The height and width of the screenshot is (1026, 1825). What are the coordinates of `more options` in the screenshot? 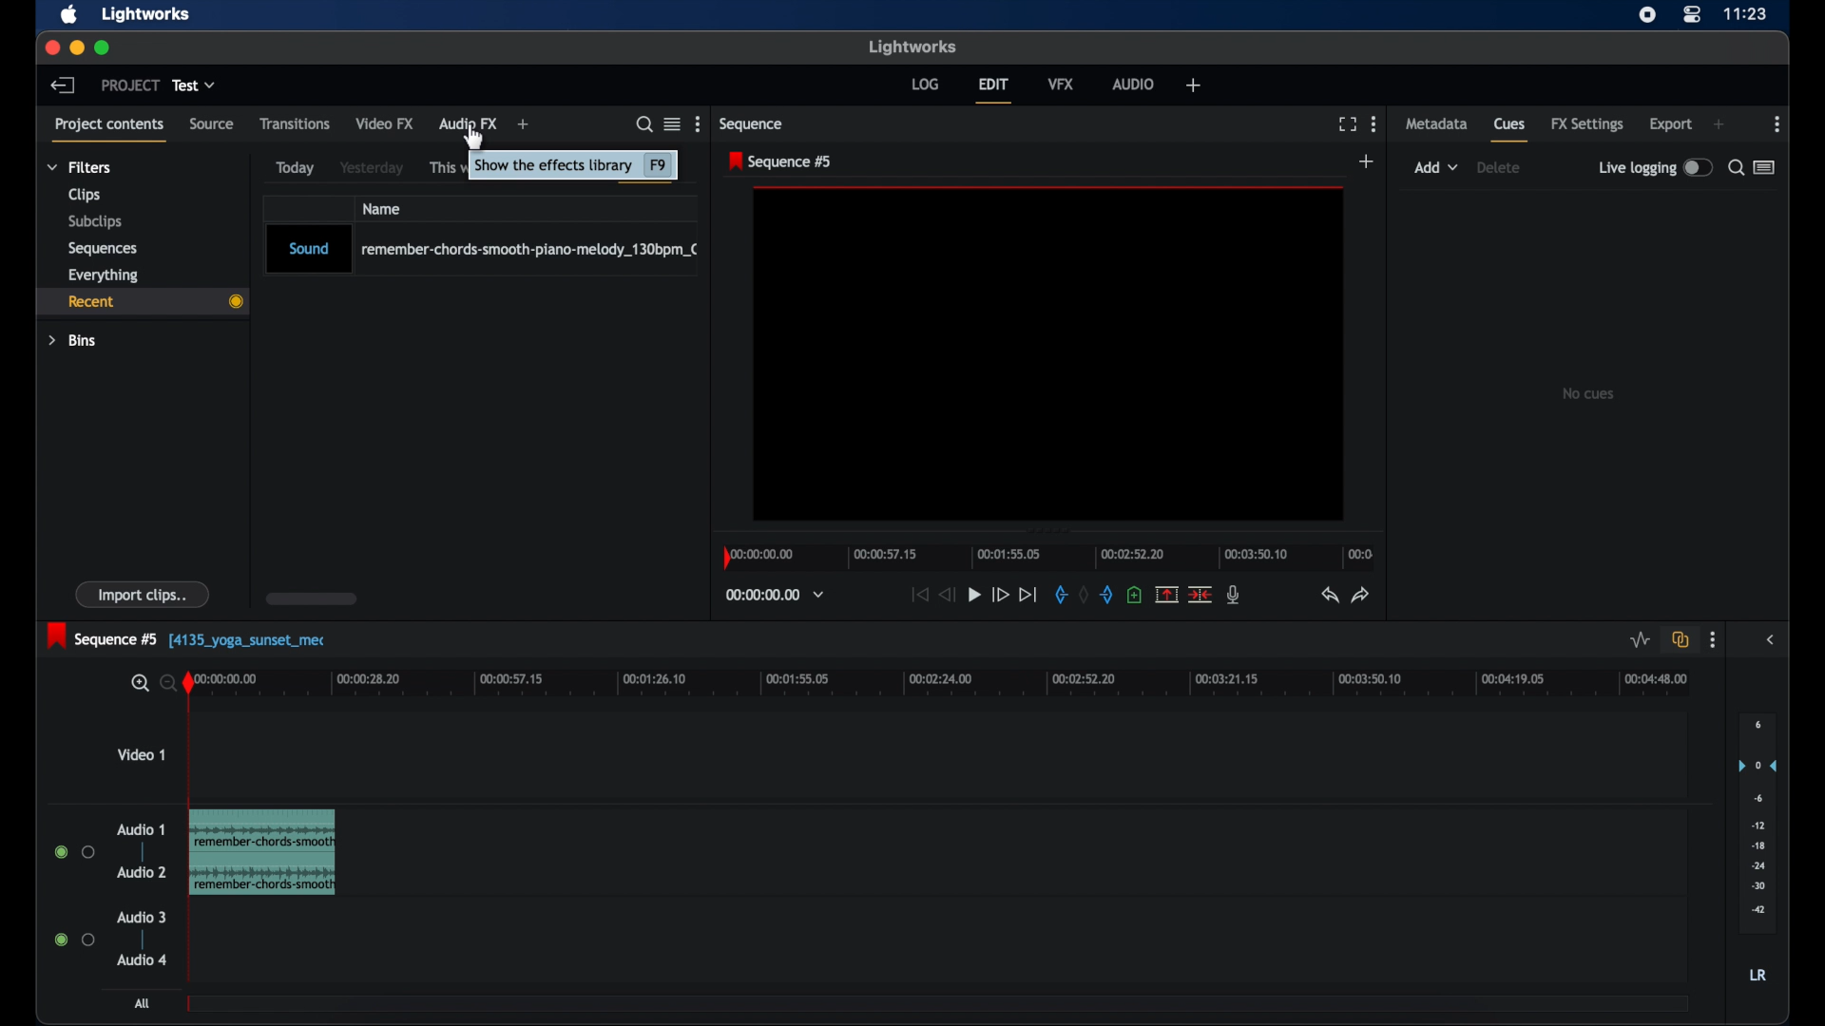 It's located at (1777, 124).